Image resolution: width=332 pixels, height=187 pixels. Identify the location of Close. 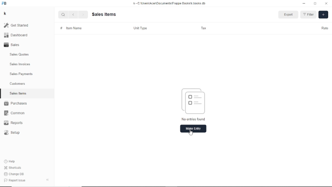
(326, 3).